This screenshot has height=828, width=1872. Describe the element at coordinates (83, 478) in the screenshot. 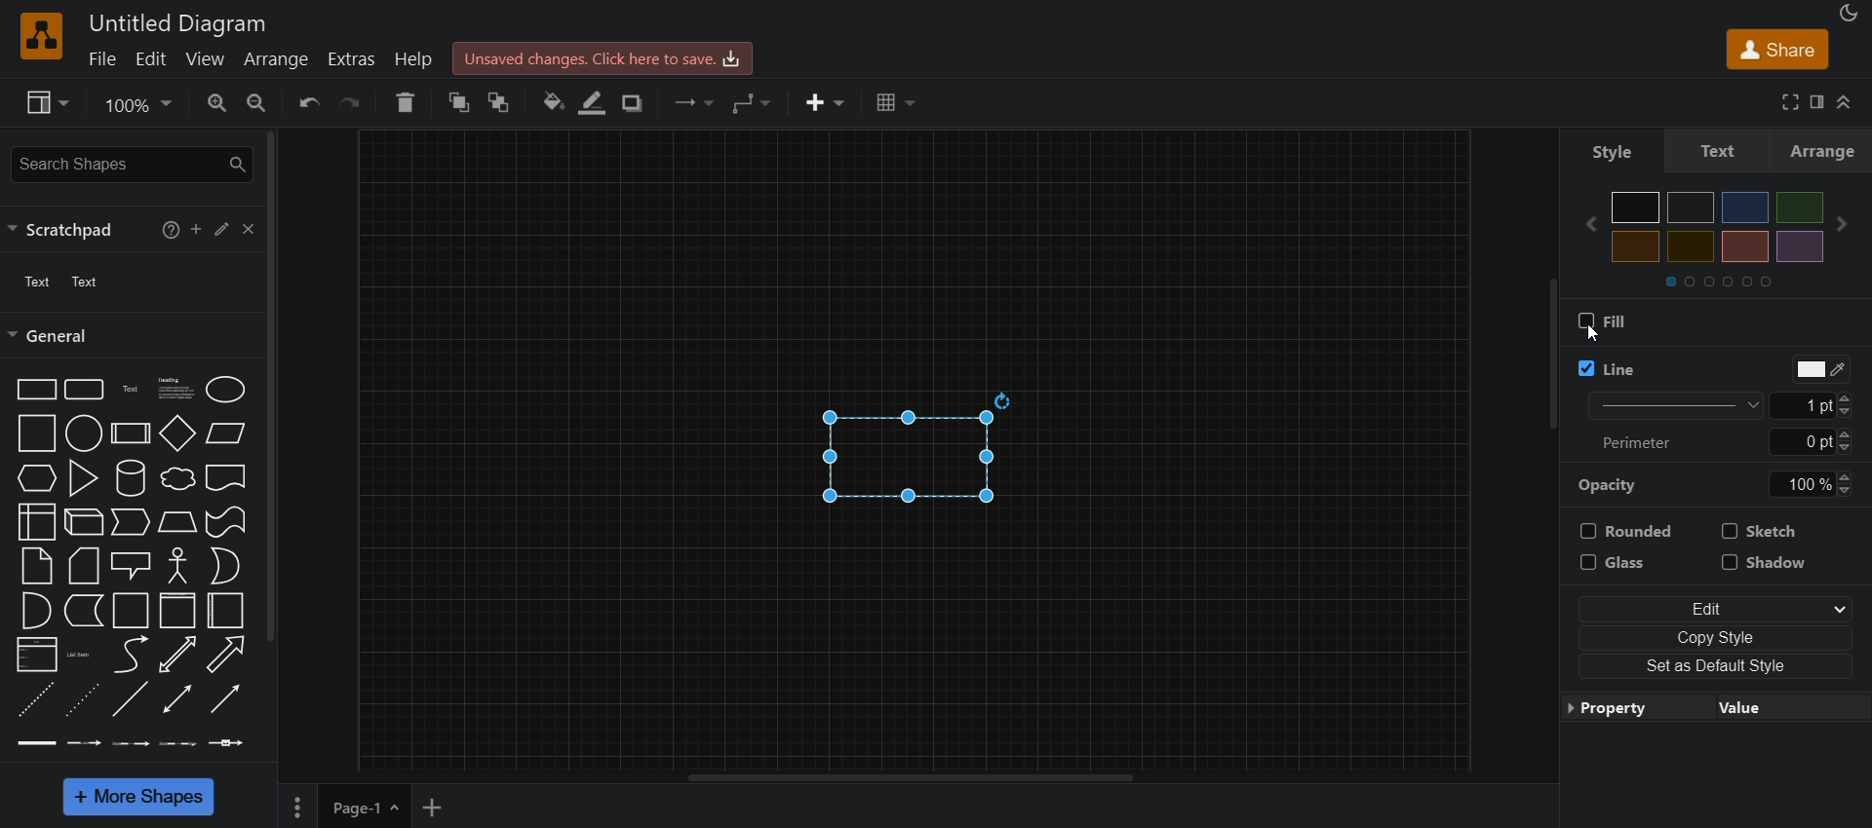

I see `triangle` at that location.